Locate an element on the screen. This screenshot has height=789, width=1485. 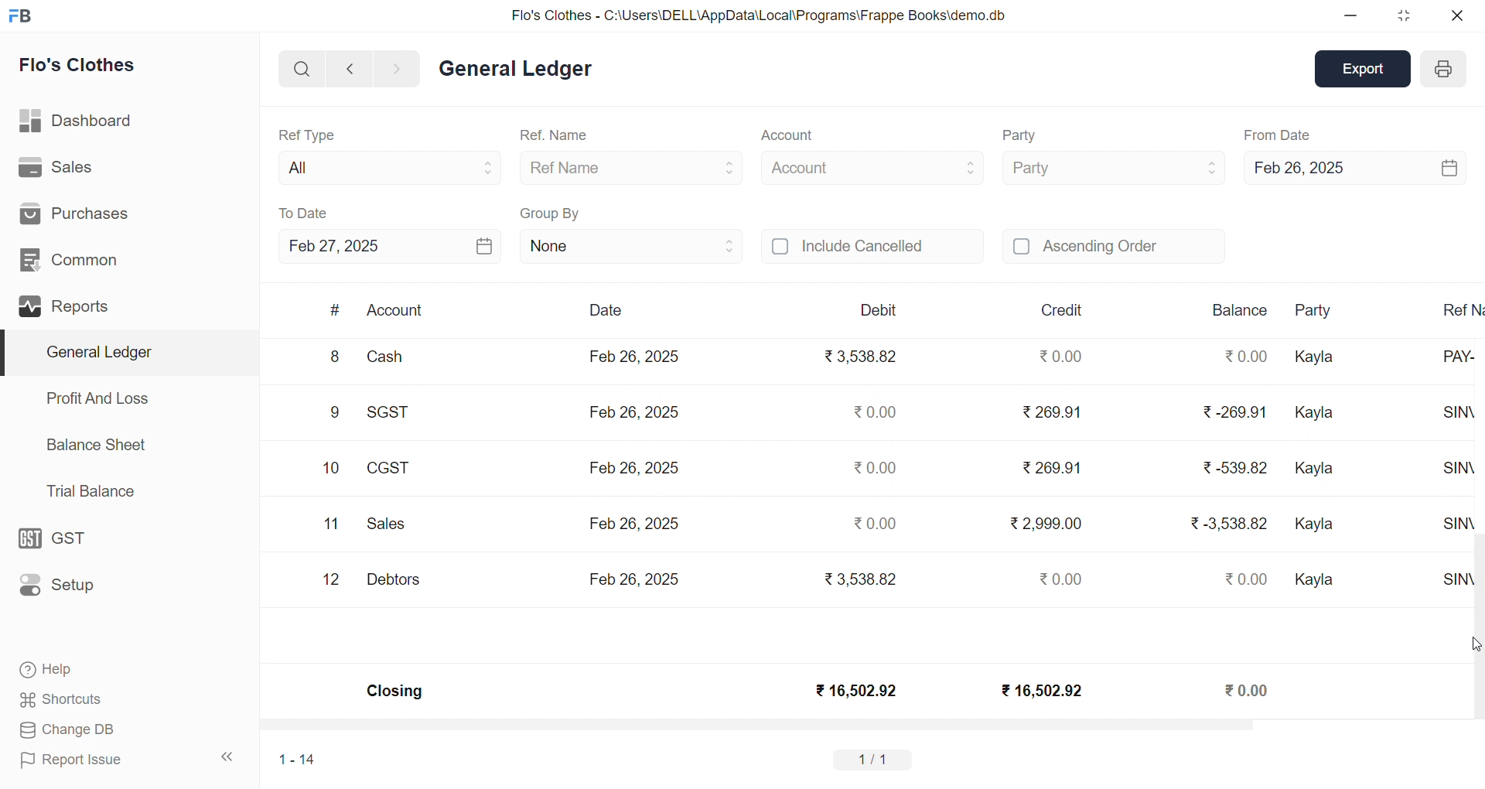
Export is located at coordinates (1366, 67).